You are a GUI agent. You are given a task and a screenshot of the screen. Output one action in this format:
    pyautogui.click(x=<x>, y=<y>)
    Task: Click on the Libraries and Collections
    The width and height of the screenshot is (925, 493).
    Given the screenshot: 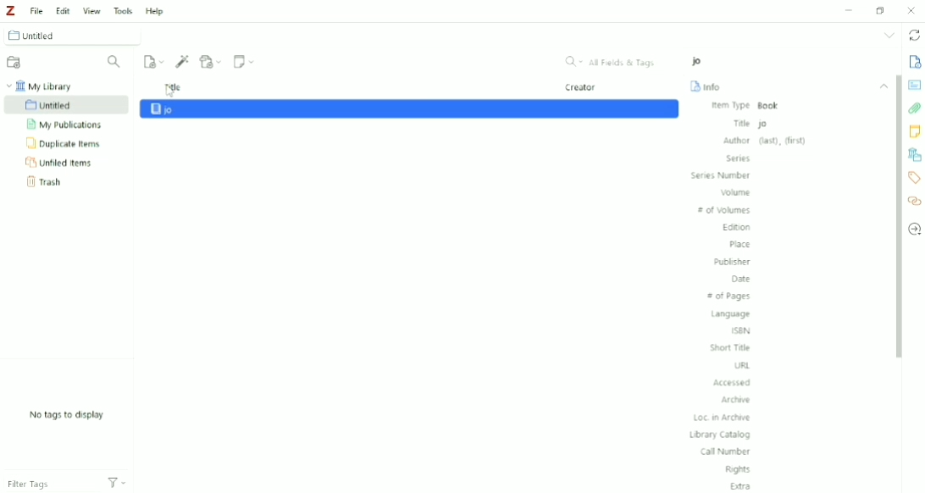 What is the action you would take?
    pyautogui.click(x=914, y=154)
    